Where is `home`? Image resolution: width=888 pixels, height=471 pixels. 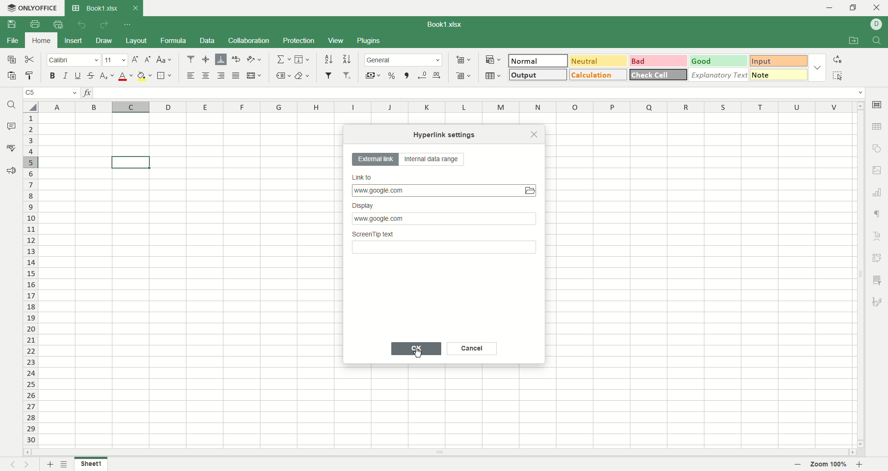 home is located at coordinates (42, 40).